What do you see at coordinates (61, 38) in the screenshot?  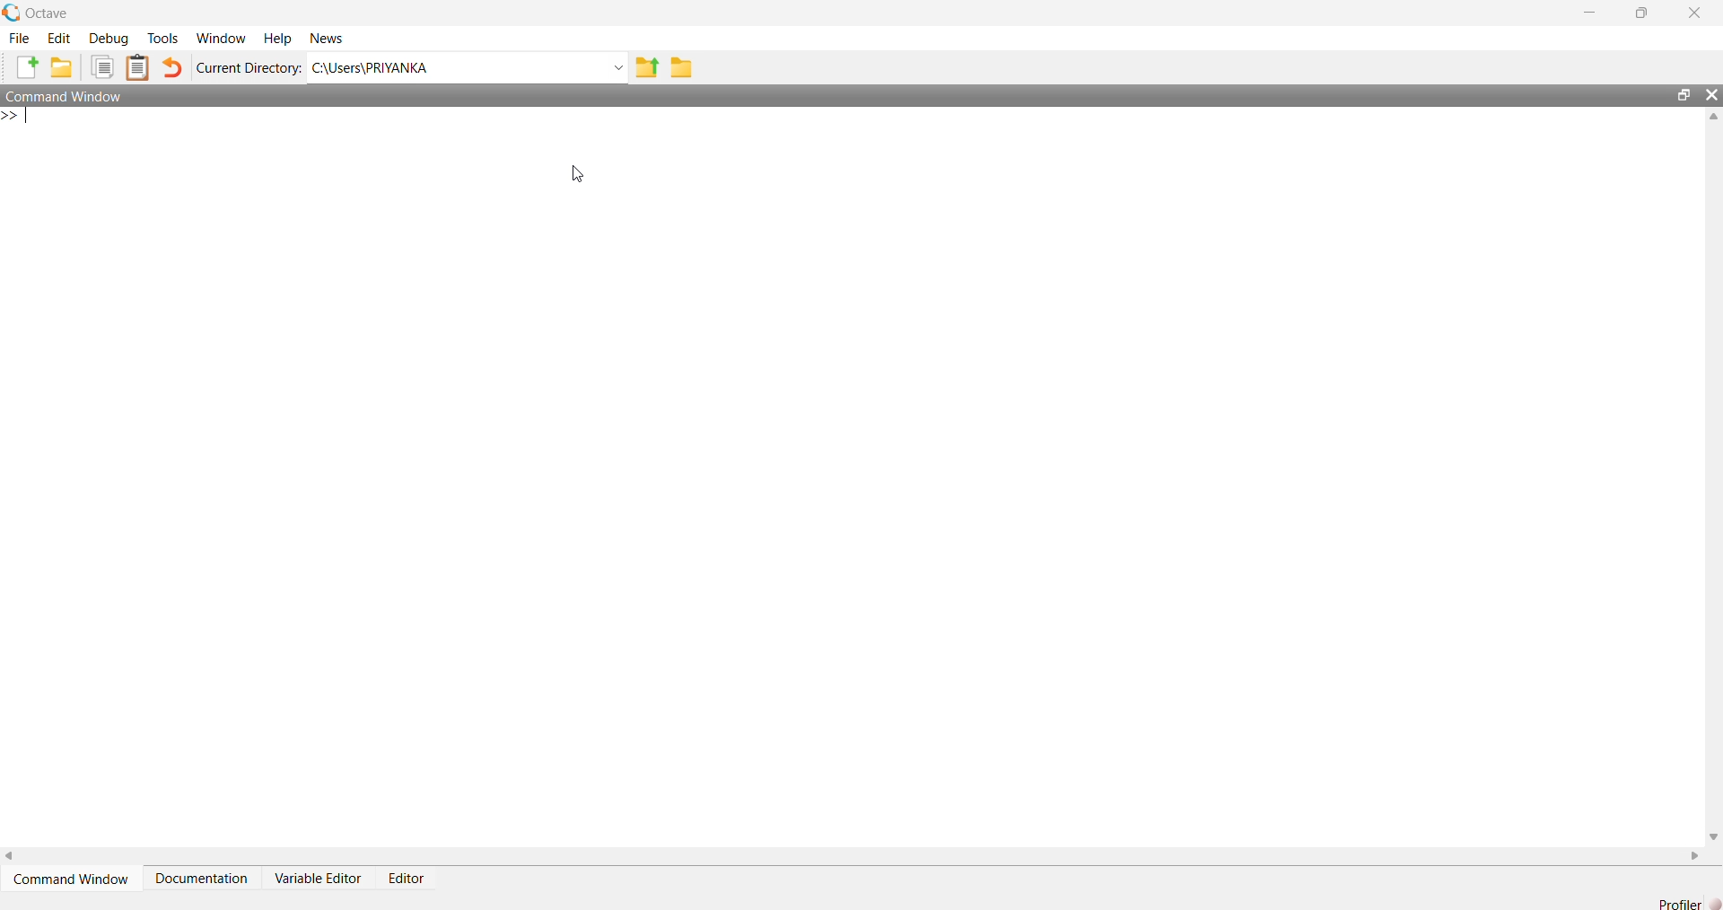 I see `Edit` at bounding box center [61, 38].